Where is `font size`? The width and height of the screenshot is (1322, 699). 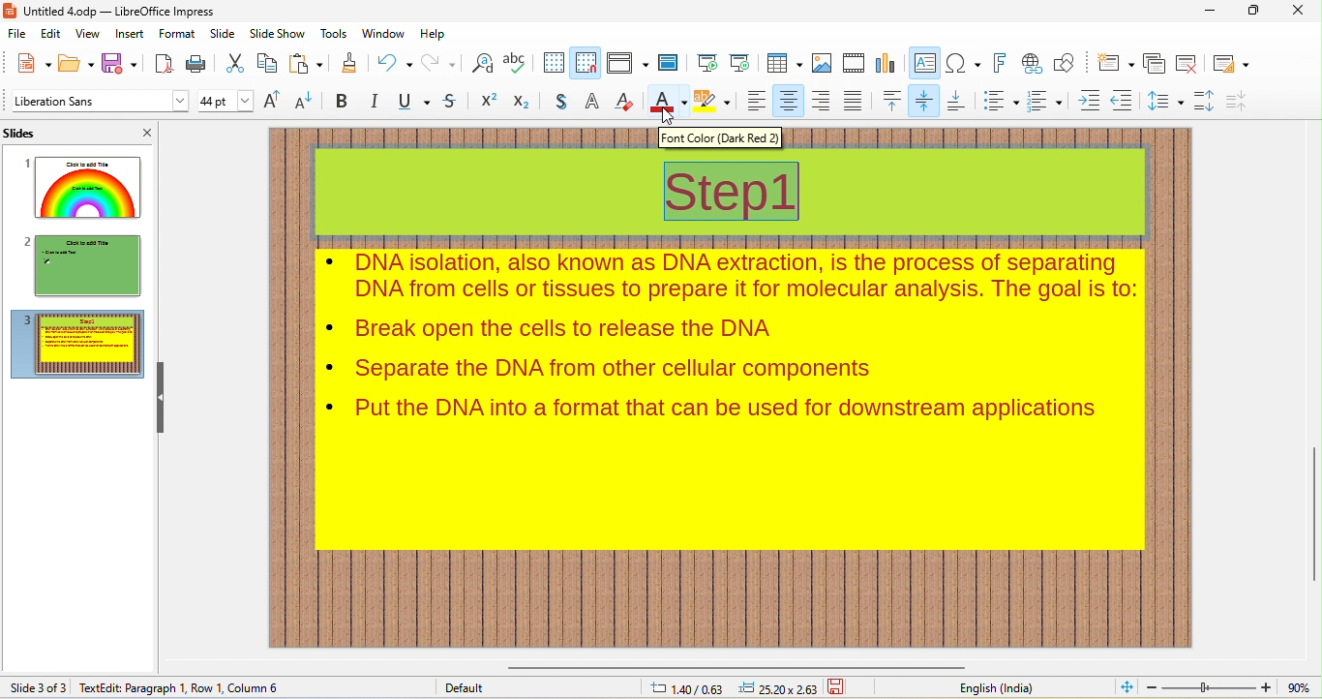 font size is located at coordinates (225, 101).